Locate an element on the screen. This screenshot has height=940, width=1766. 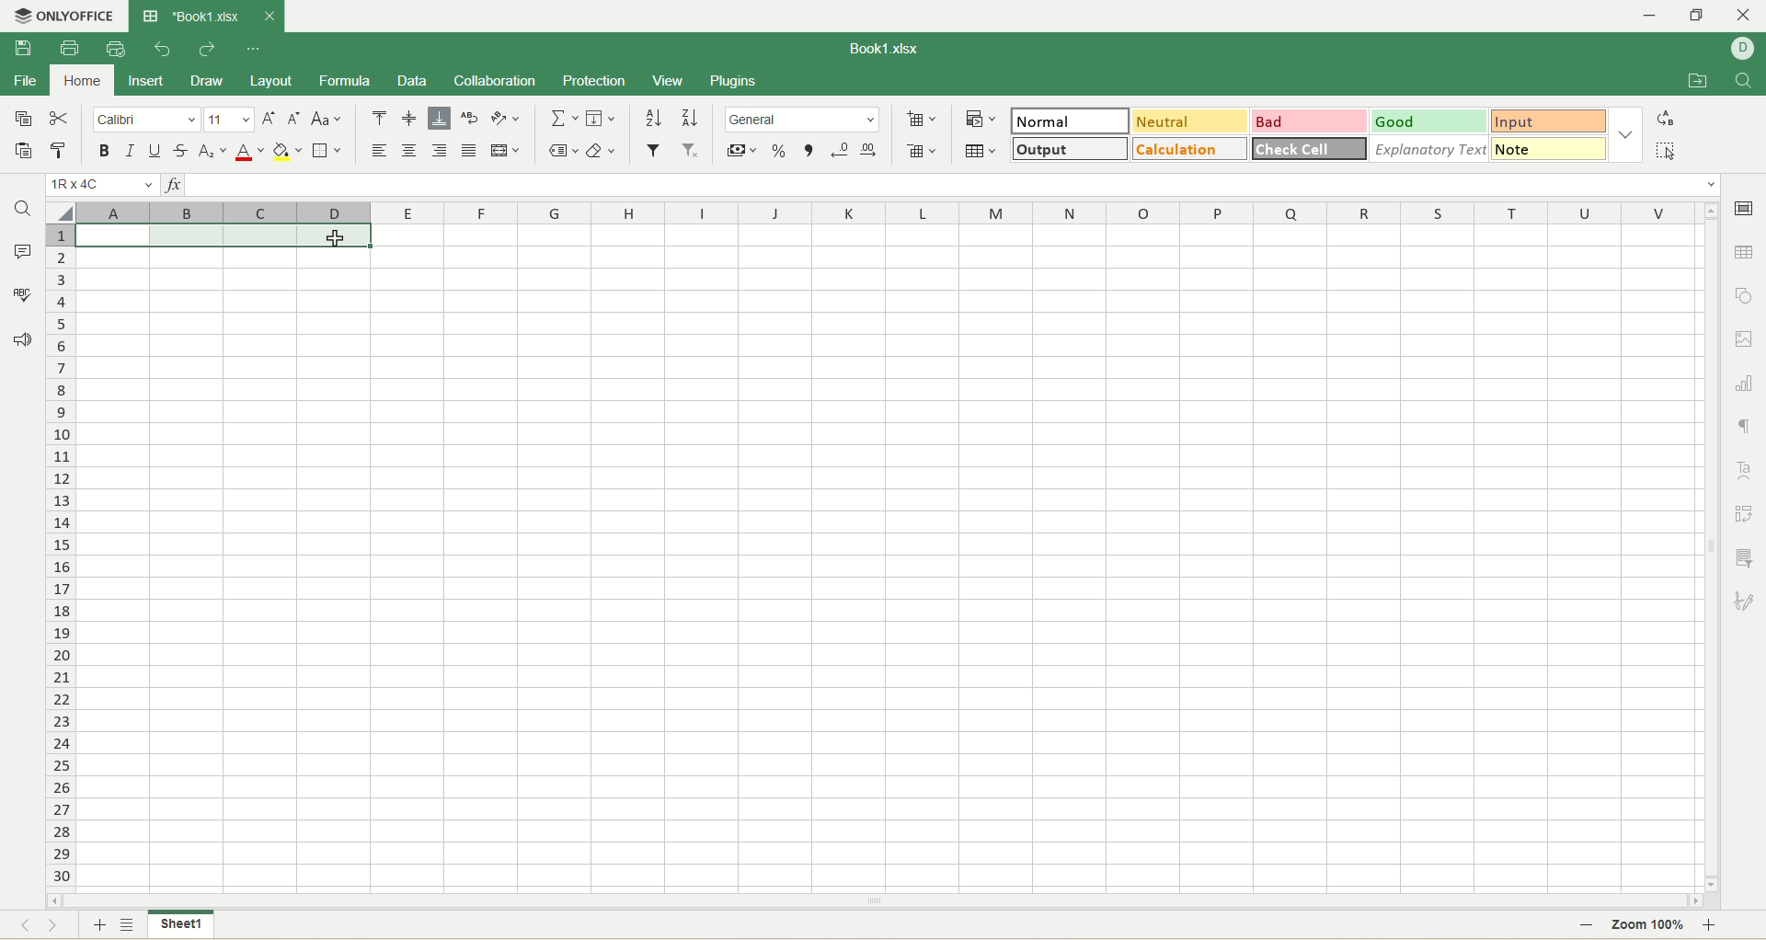
border is located at coordinates (325, 152).